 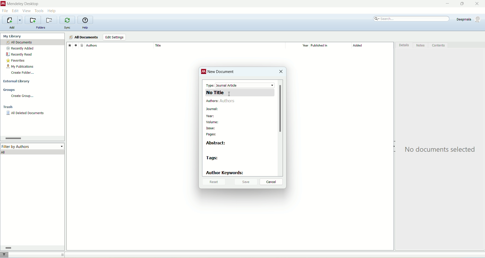 I want to click on author, so click(x=120, y=45).